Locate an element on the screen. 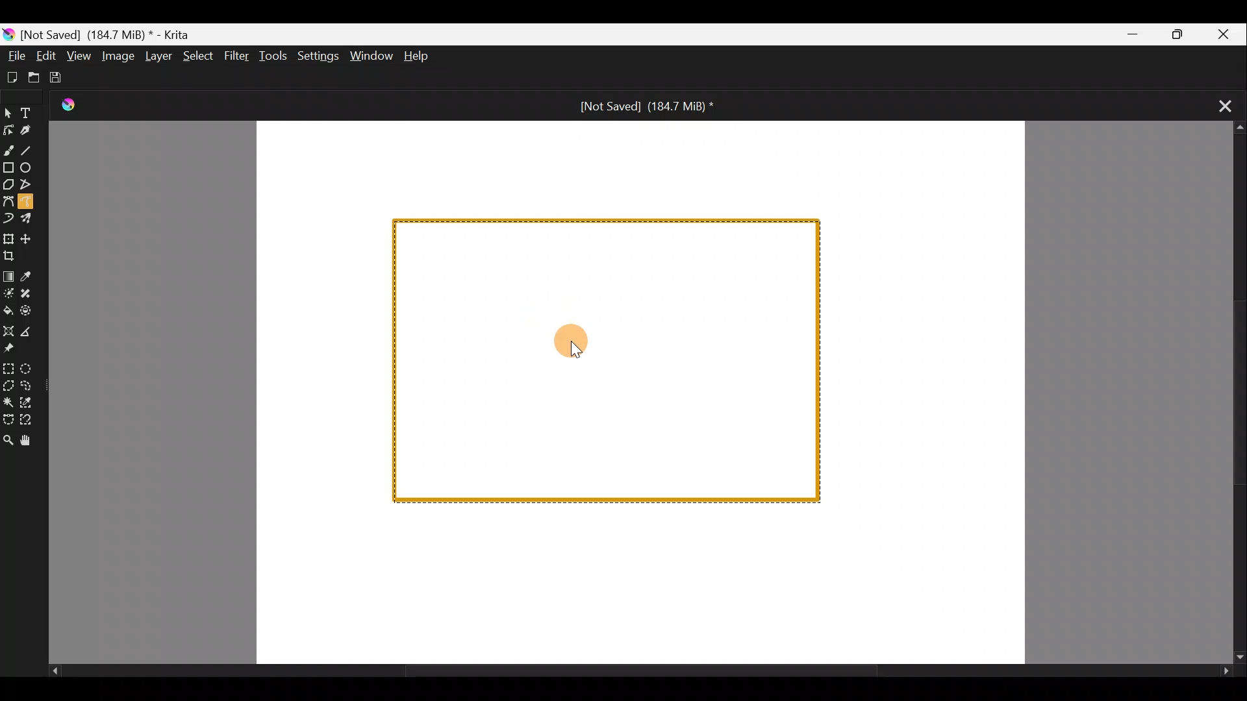 The height and width of the screenshot is (701, 1247). Edit is located at coordinates (40, 55).